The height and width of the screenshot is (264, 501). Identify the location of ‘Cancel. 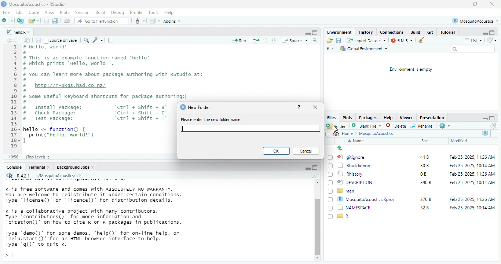
(306, 151).